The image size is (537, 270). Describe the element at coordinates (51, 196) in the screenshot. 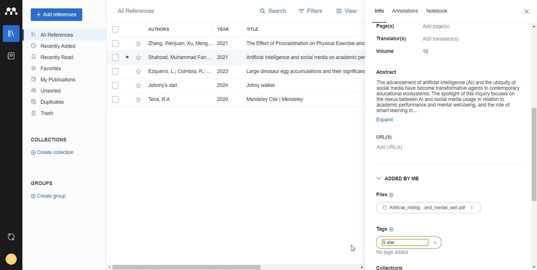

I see `Create Group` at that location.